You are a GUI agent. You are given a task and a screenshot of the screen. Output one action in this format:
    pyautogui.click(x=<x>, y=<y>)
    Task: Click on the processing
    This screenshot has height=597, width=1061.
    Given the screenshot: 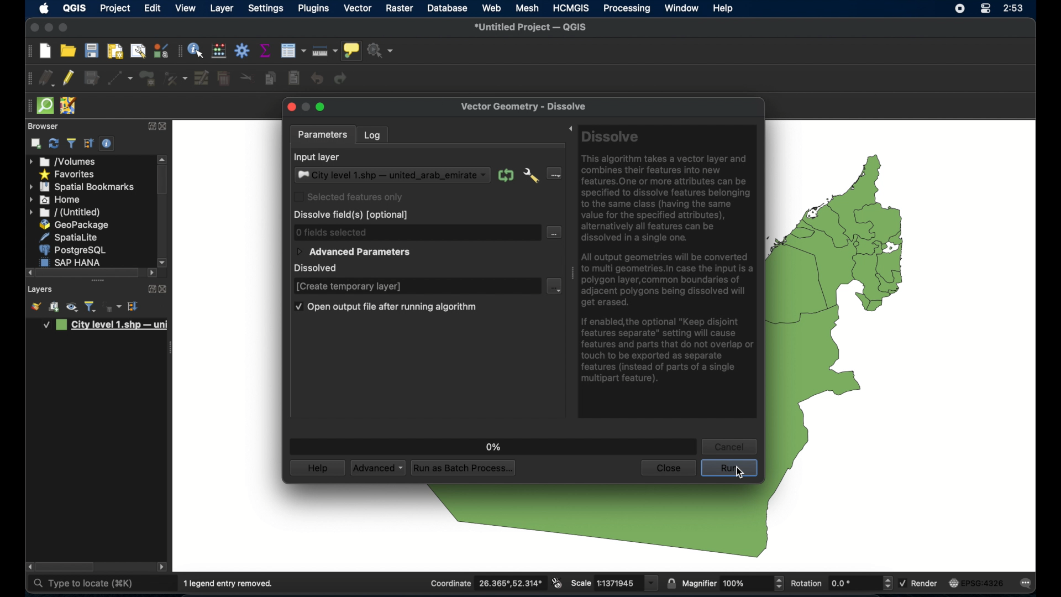 What is the action you would take?
    pyautogui.click(x=626, y=9)
    